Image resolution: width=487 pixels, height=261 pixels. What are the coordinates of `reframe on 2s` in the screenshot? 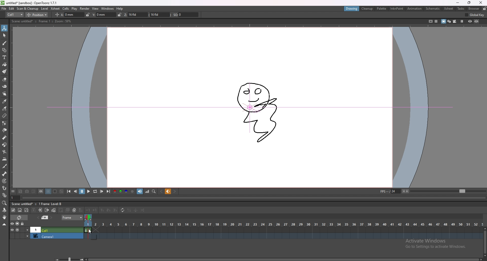 It's located at (108, 210).